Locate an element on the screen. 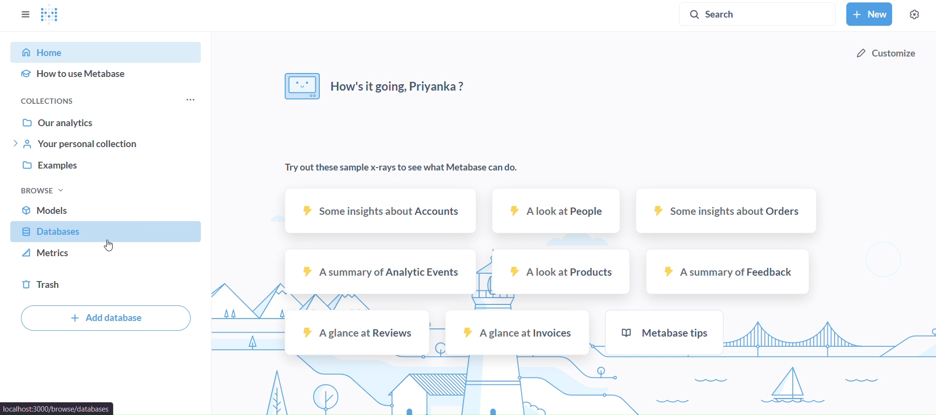 This screenshot has width=936, height=415. search is located at coordinates (731, 14).